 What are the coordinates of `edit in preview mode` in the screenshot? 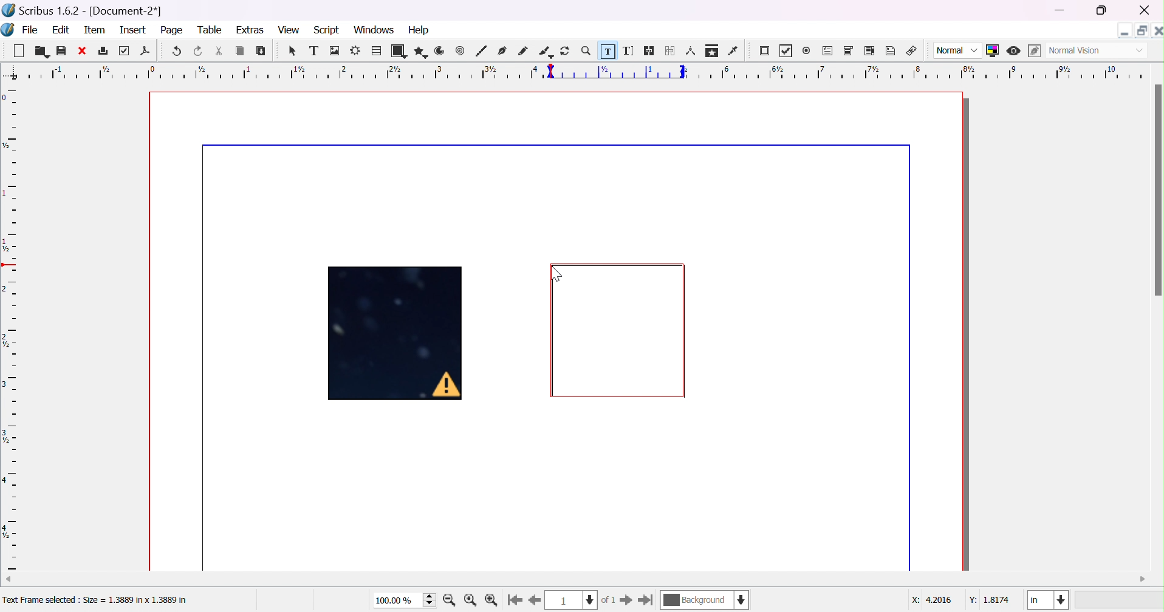 It's located at (1032, 51).